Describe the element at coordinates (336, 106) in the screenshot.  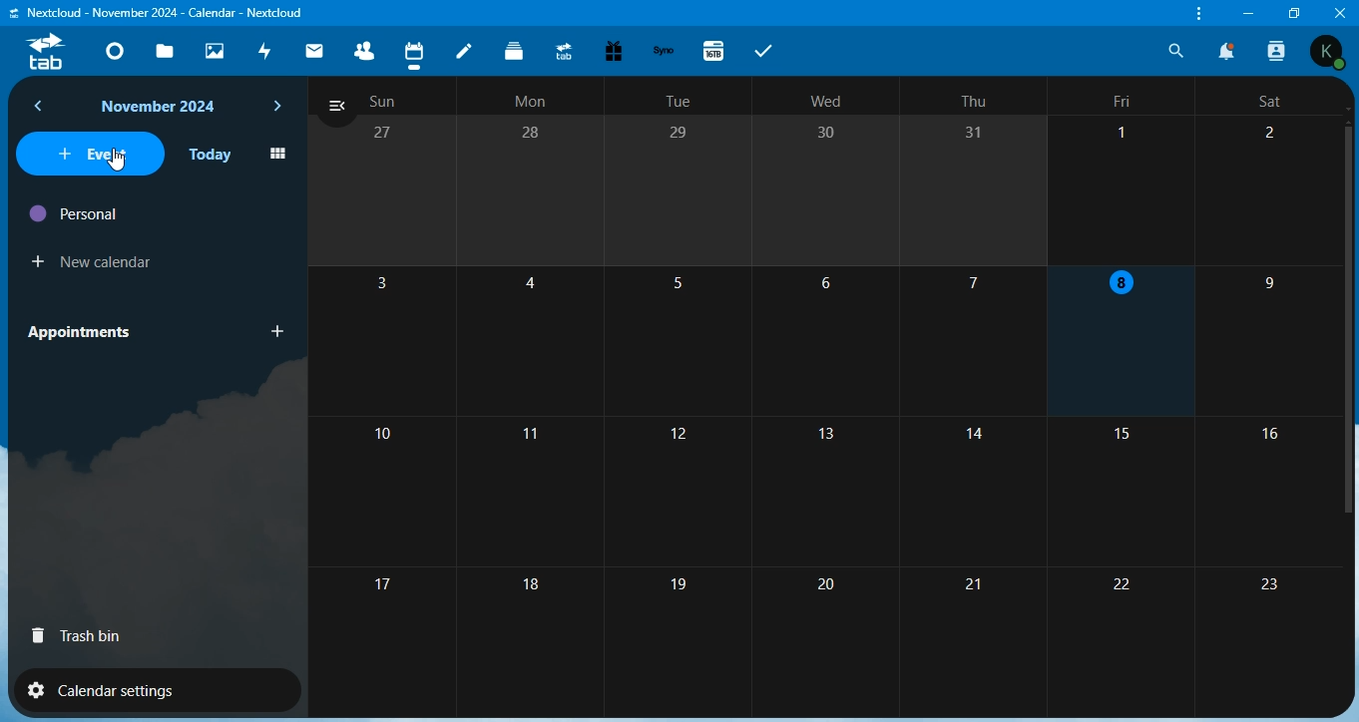
I see `close navigation` at that location.